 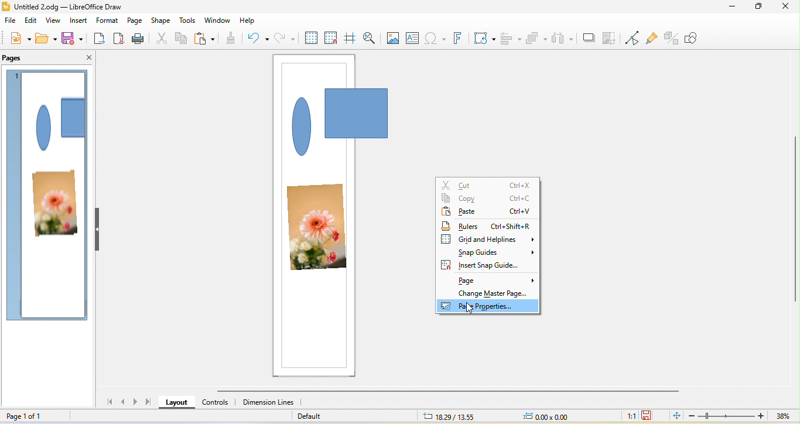 What do you see at coordinates (20, 57) in the screenshot?
I see `pages` at bounding box center [20, 57].